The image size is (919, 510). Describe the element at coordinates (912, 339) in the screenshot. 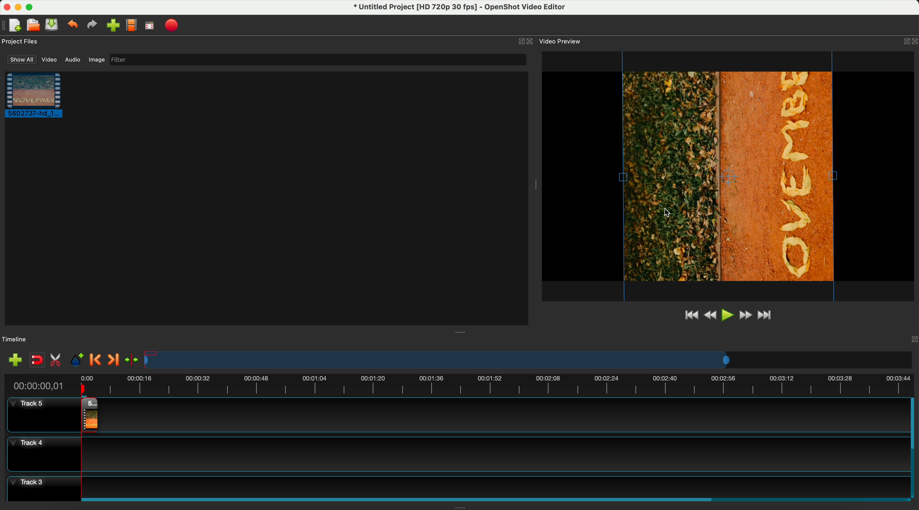

I see `` at that location.